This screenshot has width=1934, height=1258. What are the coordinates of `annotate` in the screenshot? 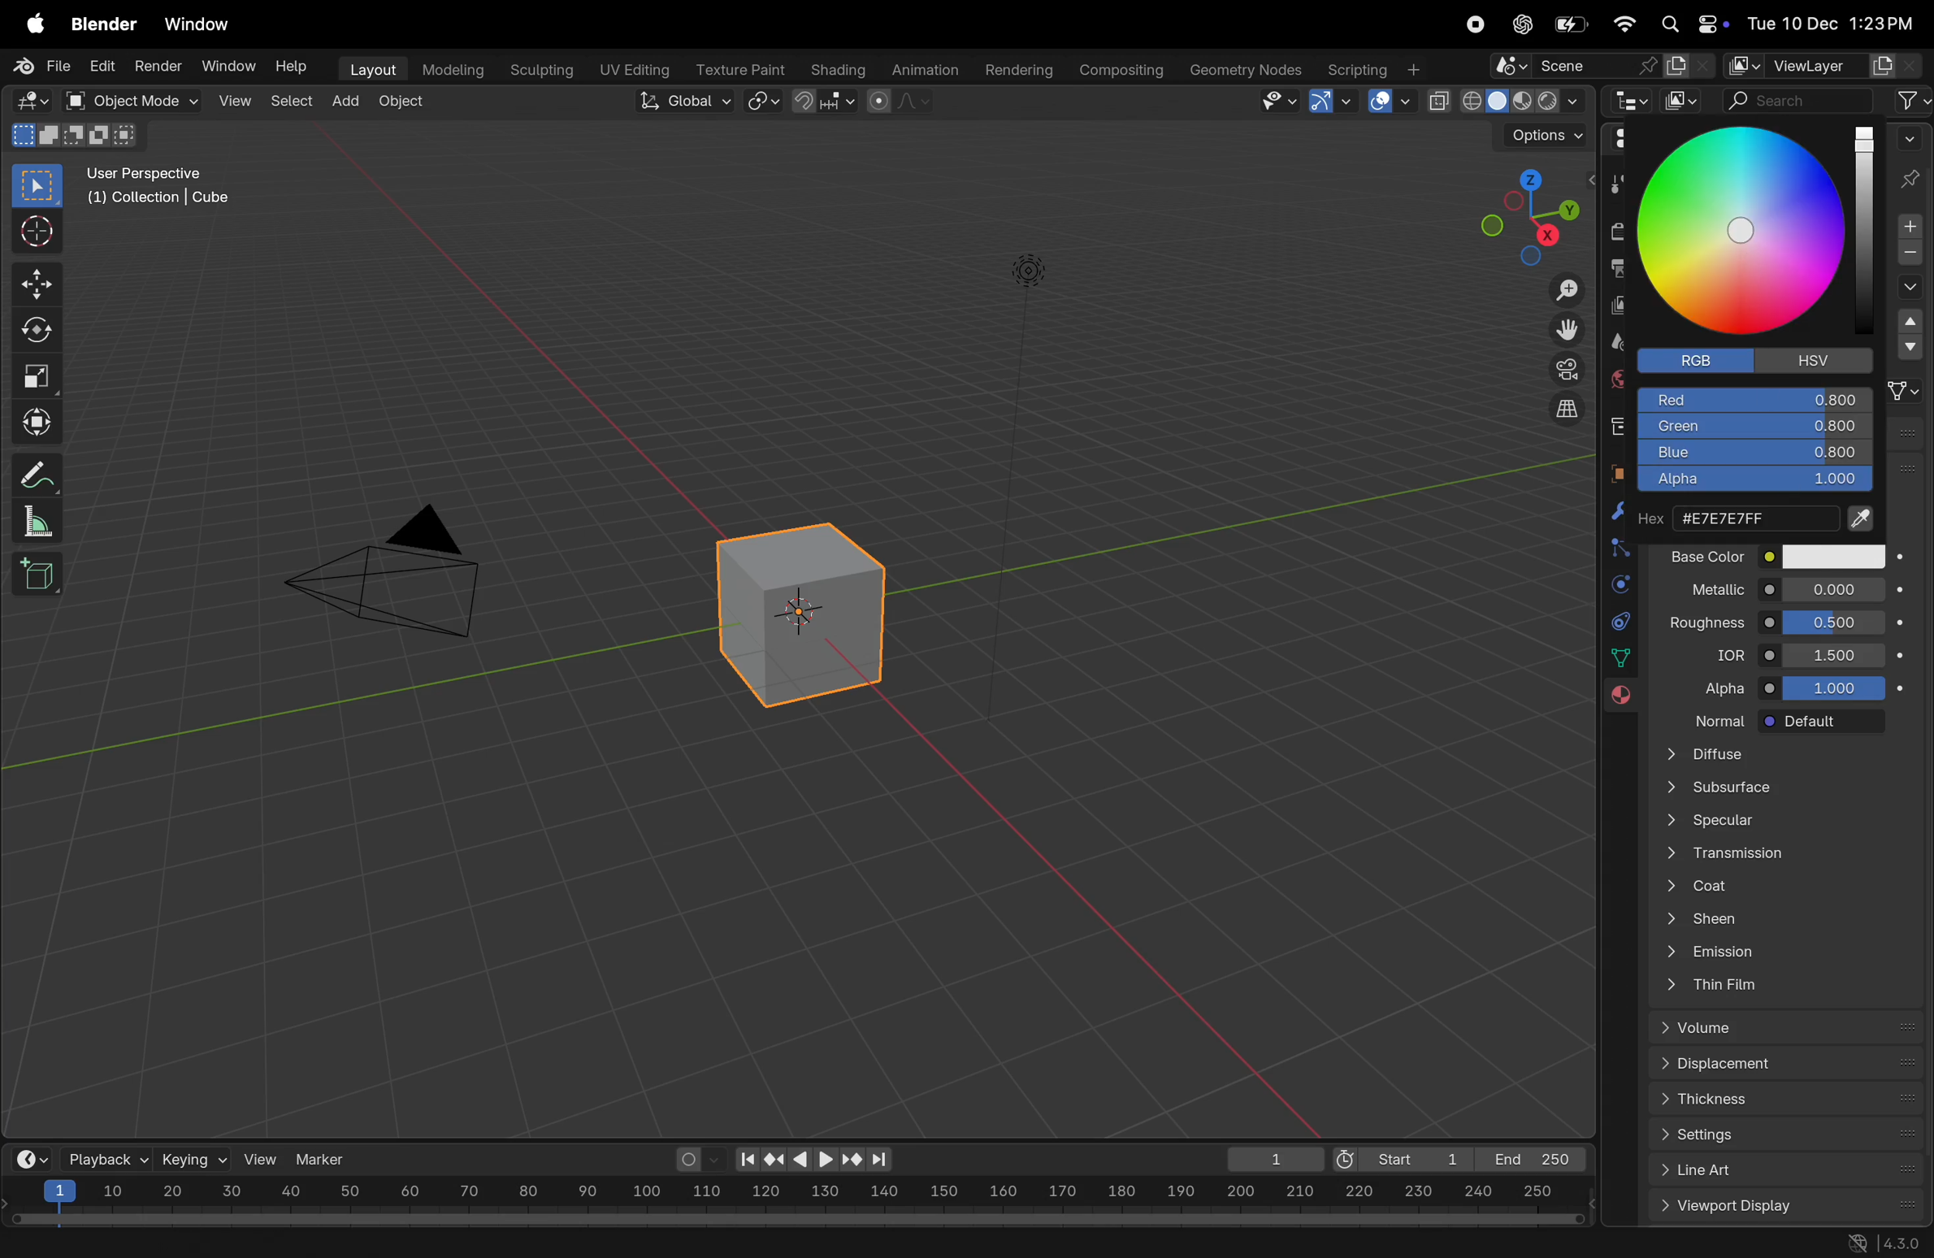 It's located at (32, 474).